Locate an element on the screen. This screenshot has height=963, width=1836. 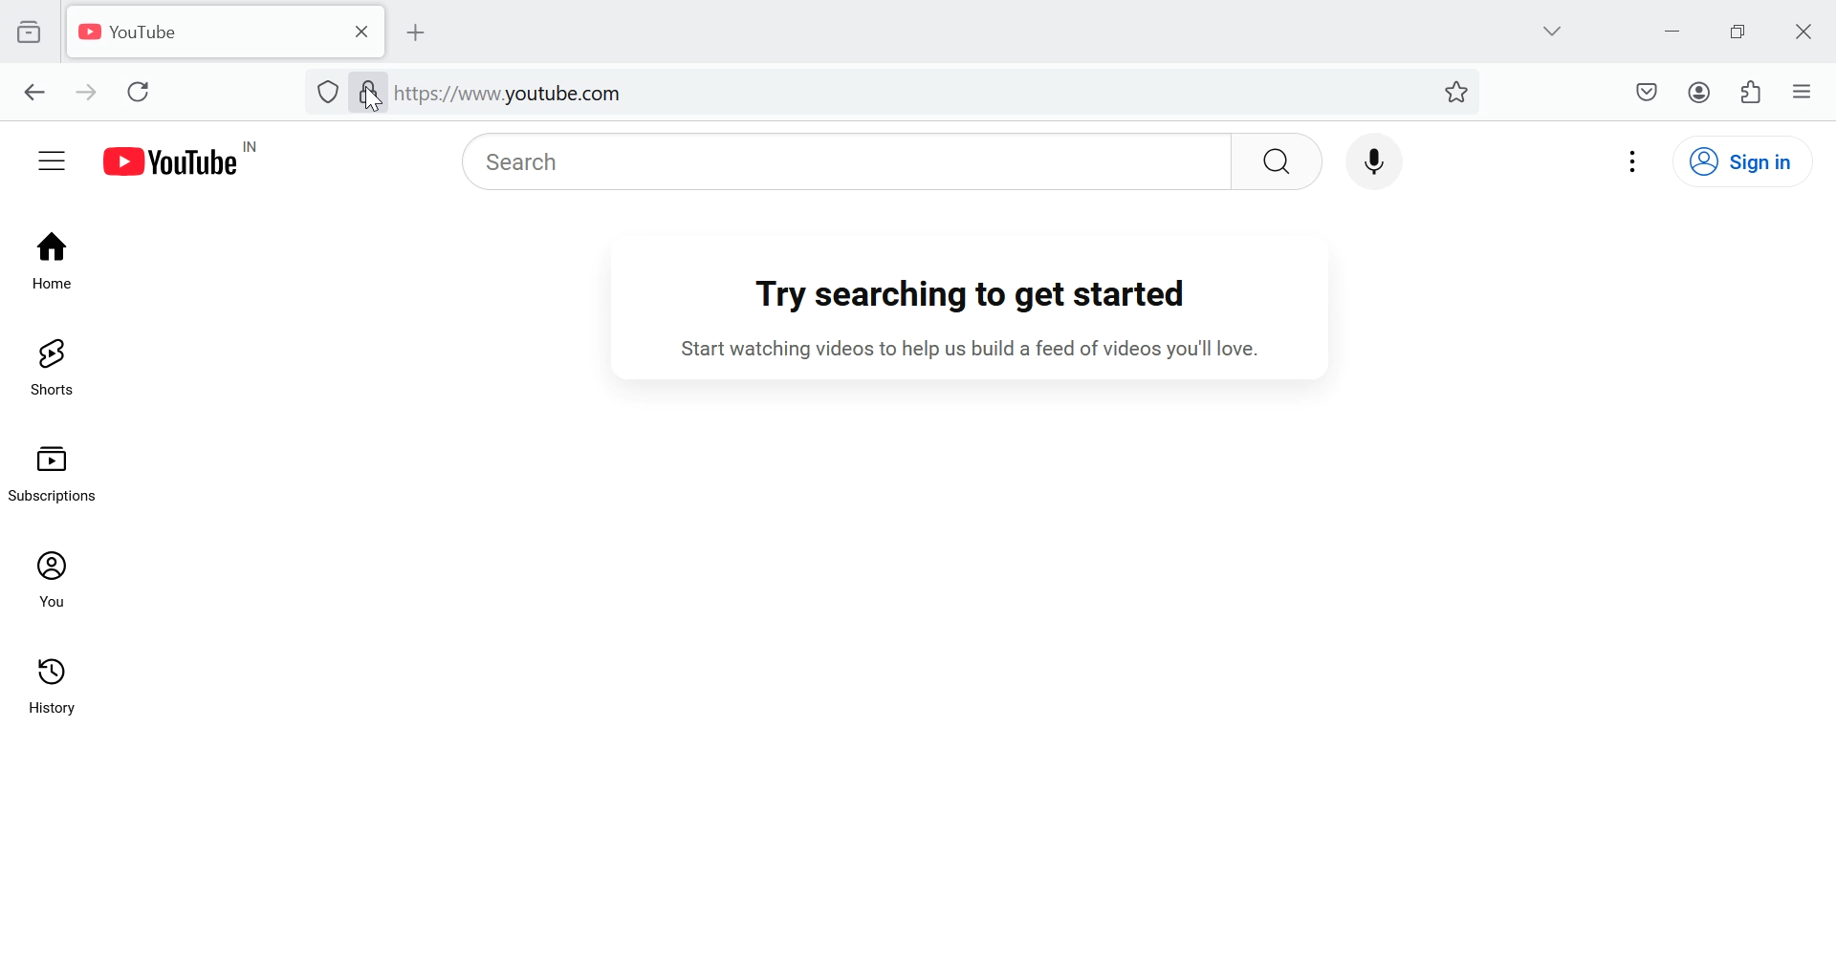
View recent browsing across windows and devices is located at coordinates (30, 32).